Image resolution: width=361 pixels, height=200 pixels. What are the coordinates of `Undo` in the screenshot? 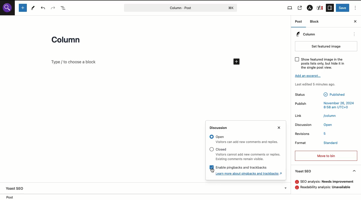 It's located at (43, 8).